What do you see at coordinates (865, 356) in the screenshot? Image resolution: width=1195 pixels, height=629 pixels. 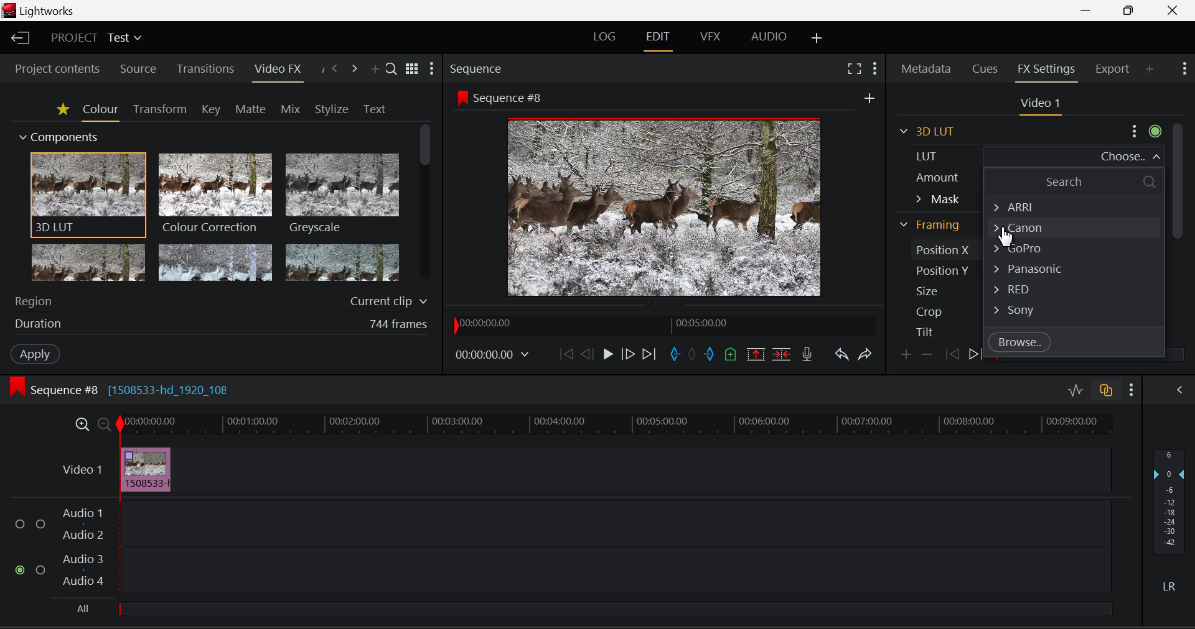 I see `Redo` at bounding box center [865, 356].